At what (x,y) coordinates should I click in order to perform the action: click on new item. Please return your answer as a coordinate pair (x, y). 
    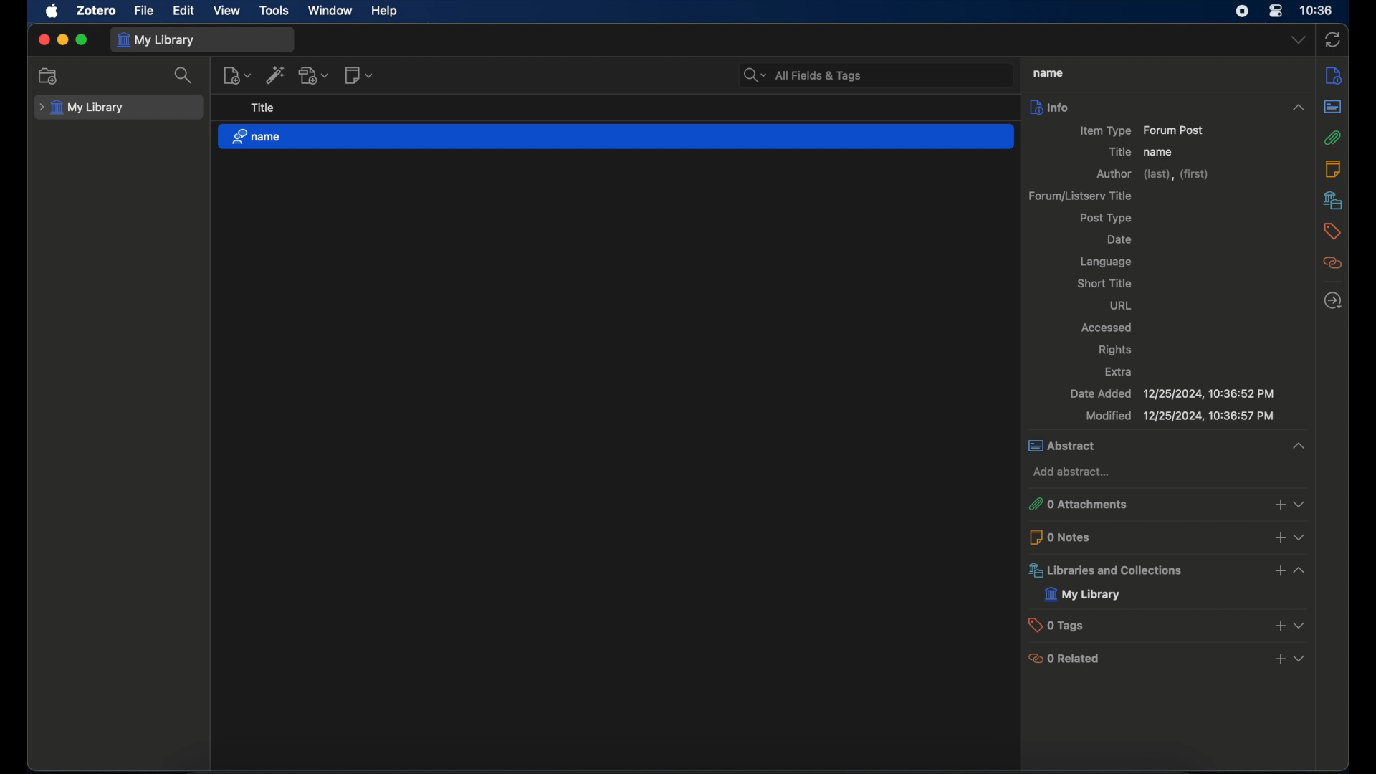
    Looking at the image, I should click on (237, 76).